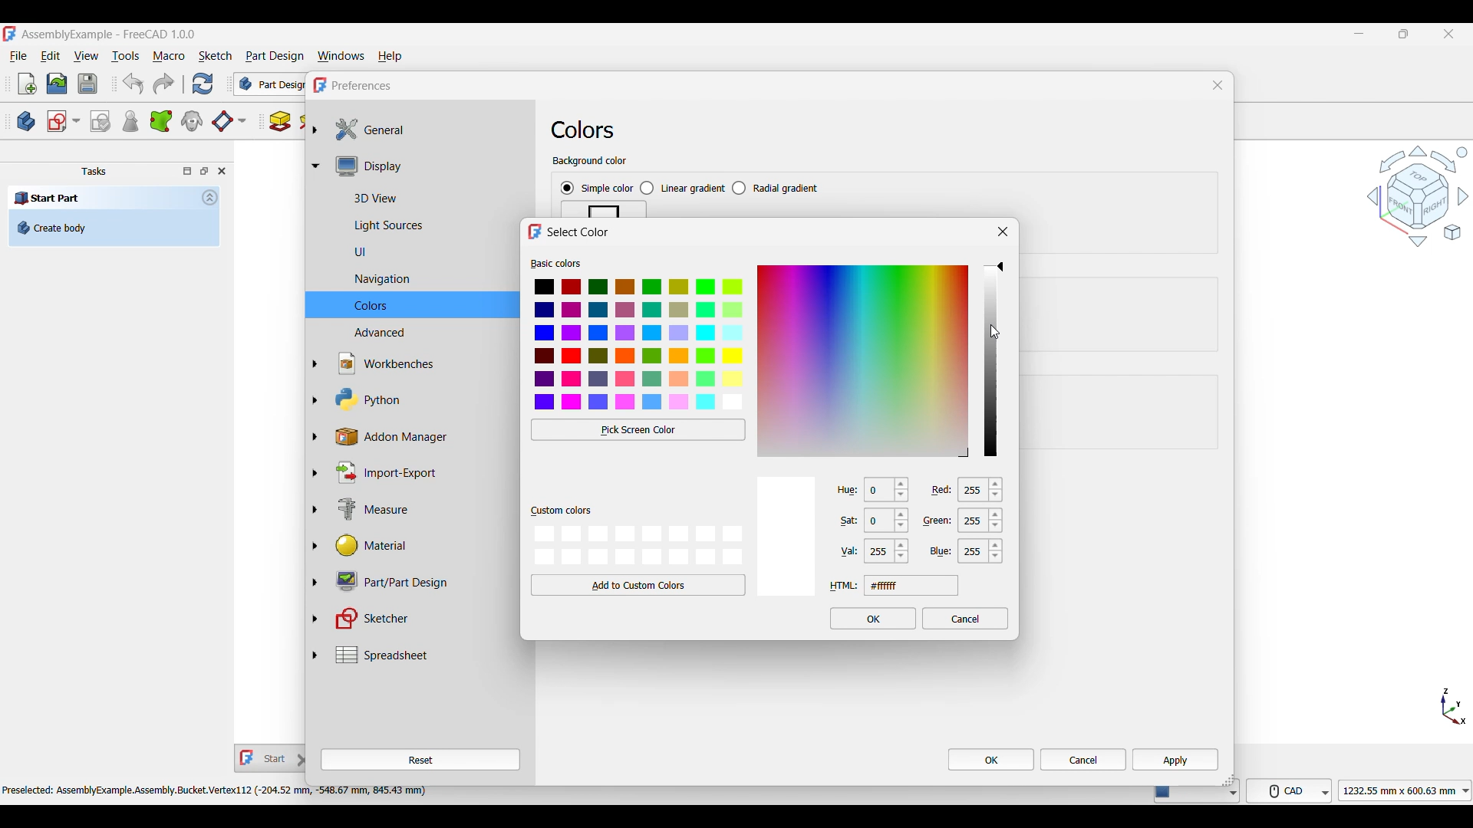  What do you see at coordinates (423, 226) in the screenshot?
I see `Light sources` at bounding box center [423, 226].